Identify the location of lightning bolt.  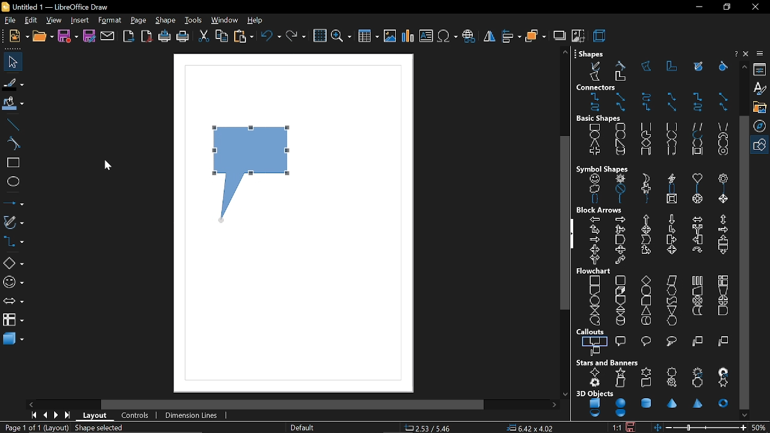
(670, 179).